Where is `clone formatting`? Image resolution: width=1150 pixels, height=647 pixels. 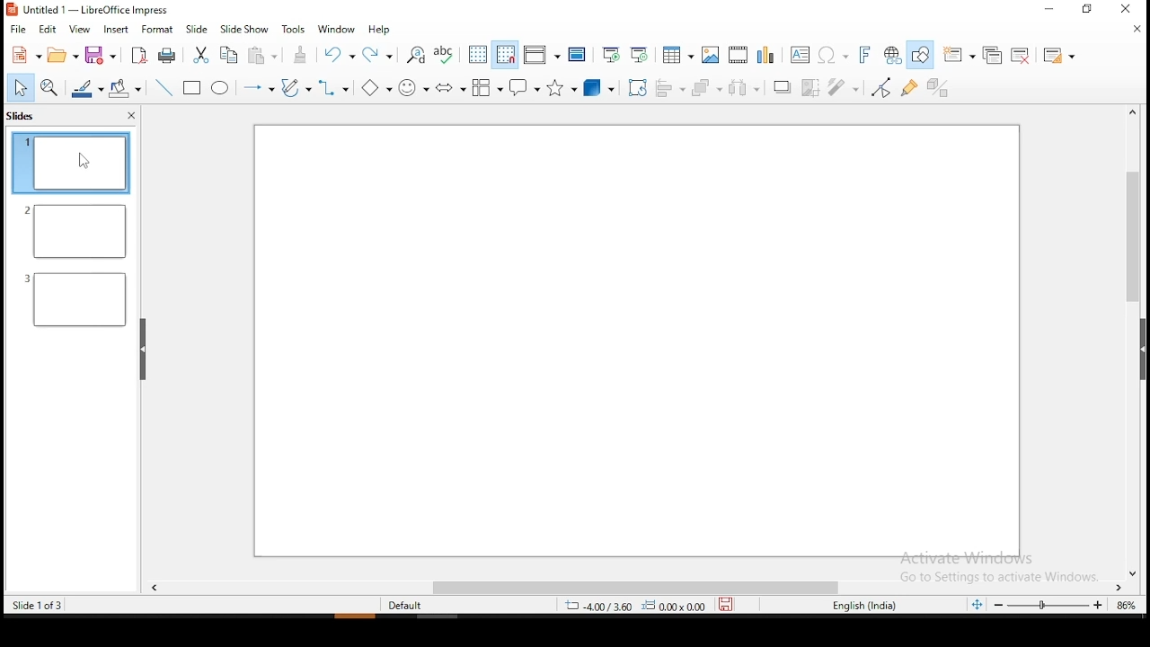
clone formatting is located at coordinates (301, 57).